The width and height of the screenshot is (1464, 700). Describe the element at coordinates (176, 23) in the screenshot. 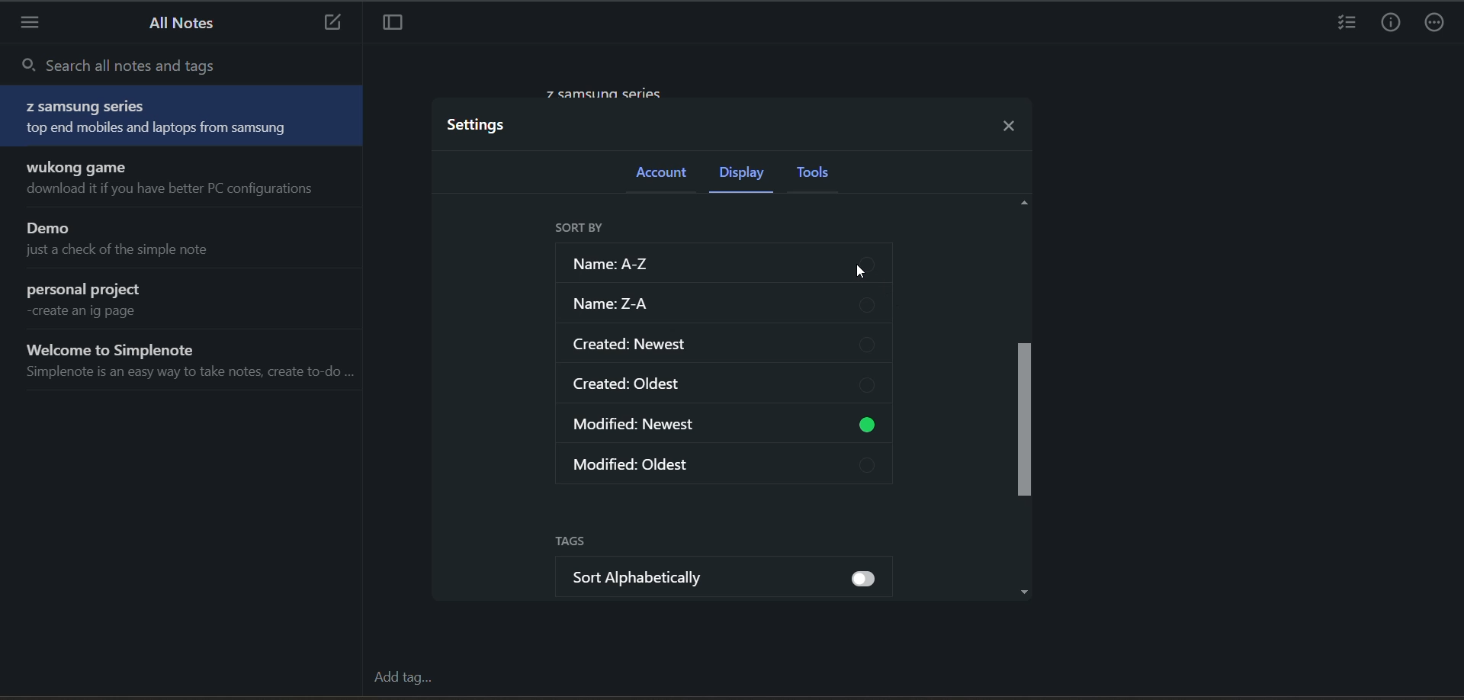

I see `all notes` at that location.